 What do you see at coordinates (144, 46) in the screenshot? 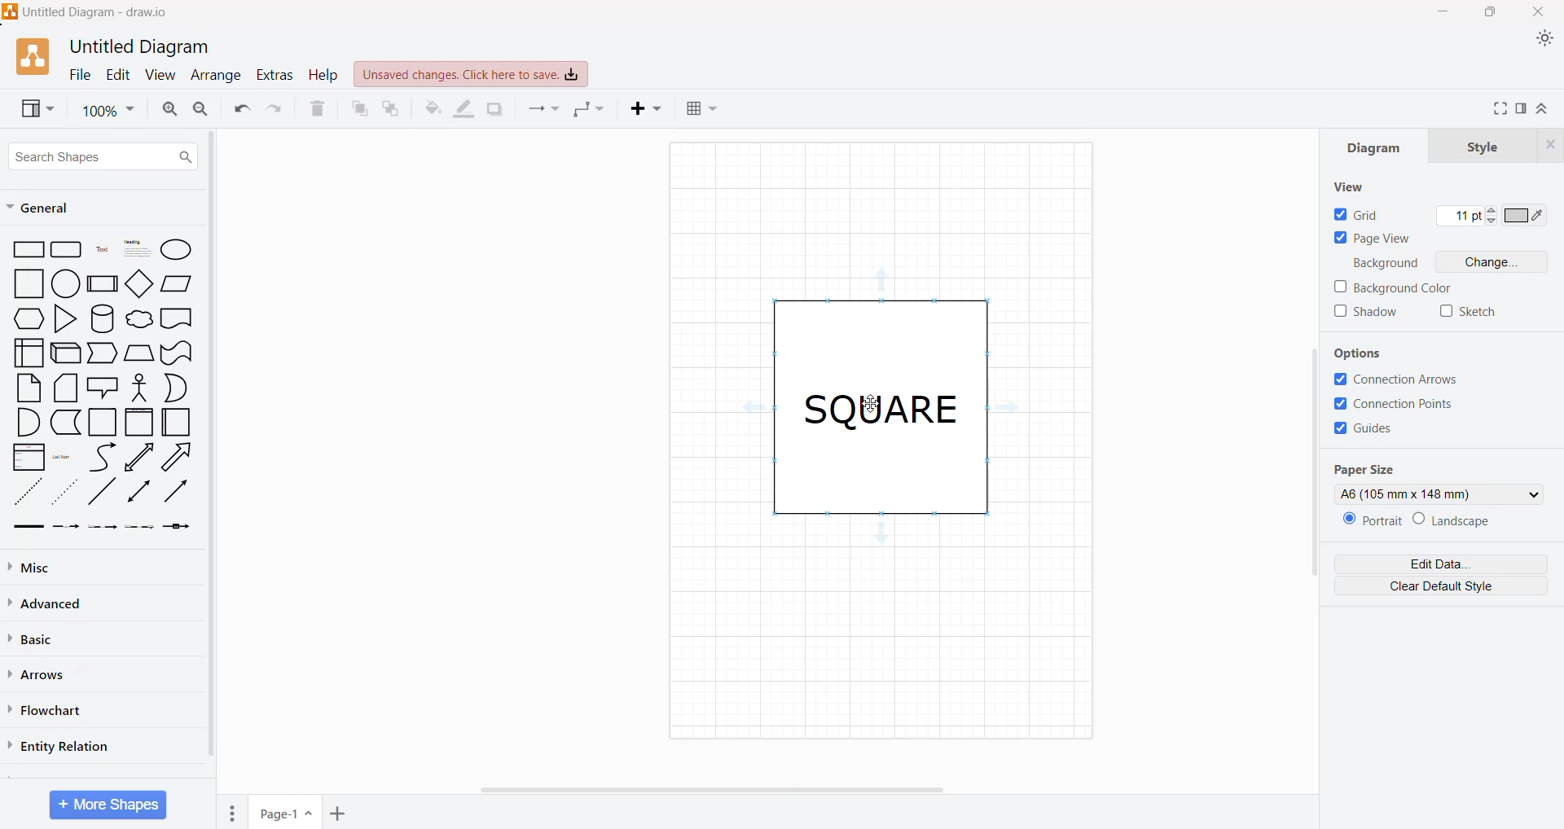
I see `Untitled Diagram` at bounding box center [144, 46].